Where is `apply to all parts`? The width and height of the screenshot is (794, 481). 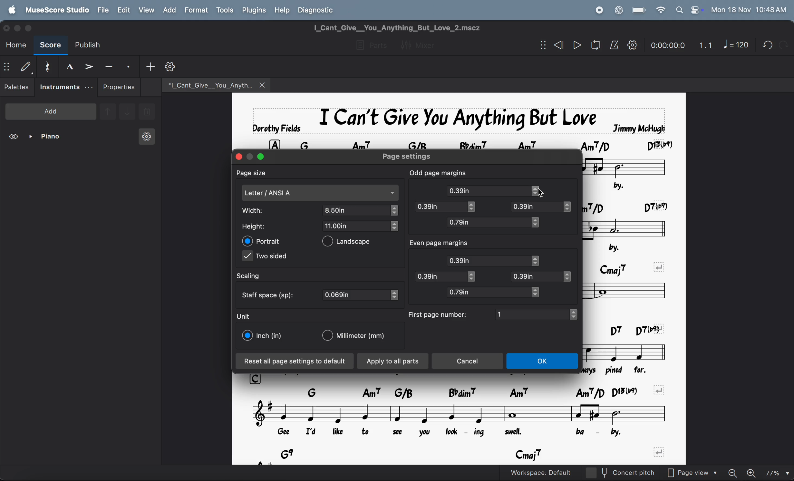
apply to all parts is located at coordinates (393, 362).